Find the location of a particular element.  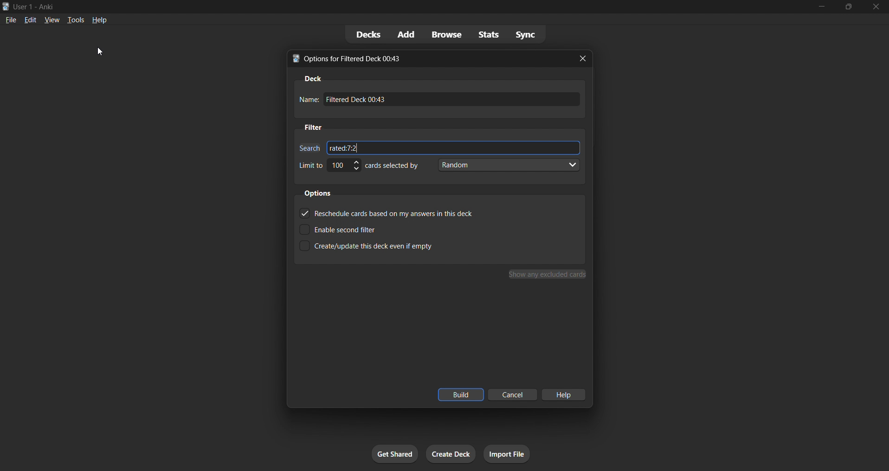

maximize/restore is located at coordinates (846, 6).